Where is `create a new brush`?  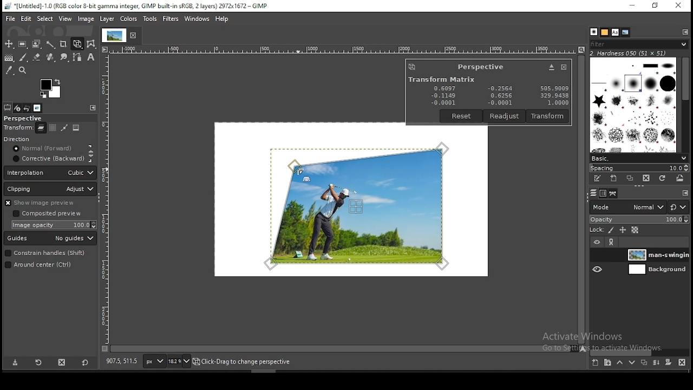 create a new brush is located at coordinates (613, 179).